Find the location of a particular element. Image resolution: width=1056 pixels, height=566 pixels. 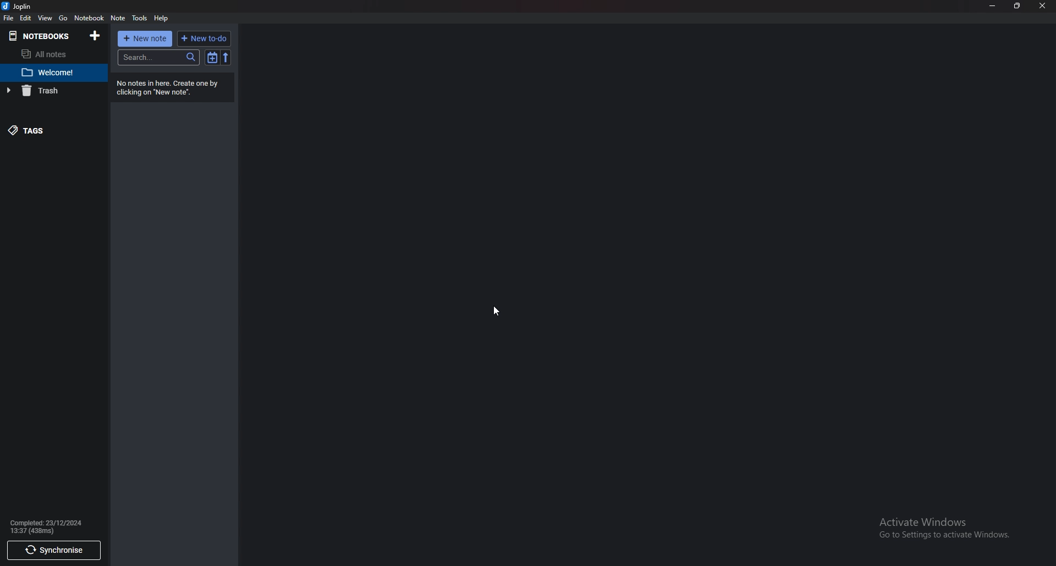

search is located at coordinates (158, 58).